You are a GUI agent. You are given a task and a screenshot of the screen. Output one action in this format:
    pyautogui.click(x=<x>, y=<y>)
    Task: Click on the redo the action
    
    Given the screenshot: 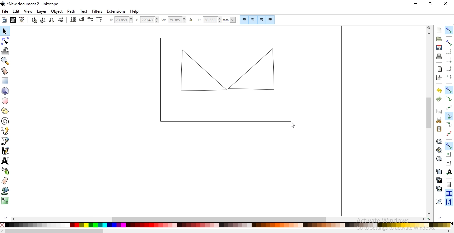 What is the action you would take?
    pyautogui.click(x=439, y=99)
    